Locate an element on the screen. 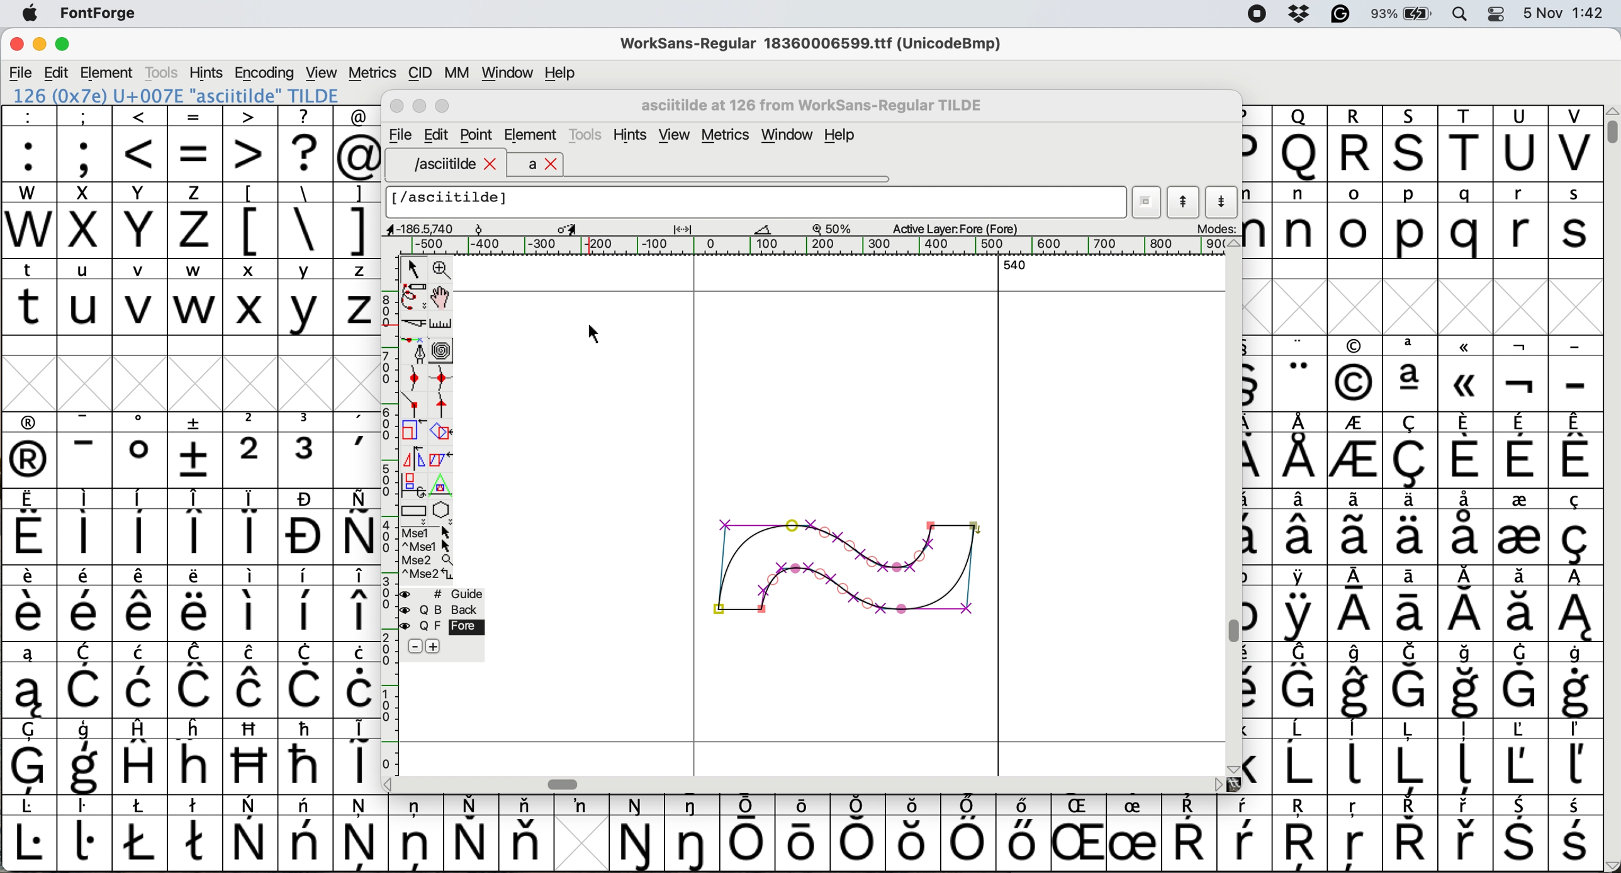 The height and width of the screenshot is (873, 1621). W is located at coordinates (31, 221).